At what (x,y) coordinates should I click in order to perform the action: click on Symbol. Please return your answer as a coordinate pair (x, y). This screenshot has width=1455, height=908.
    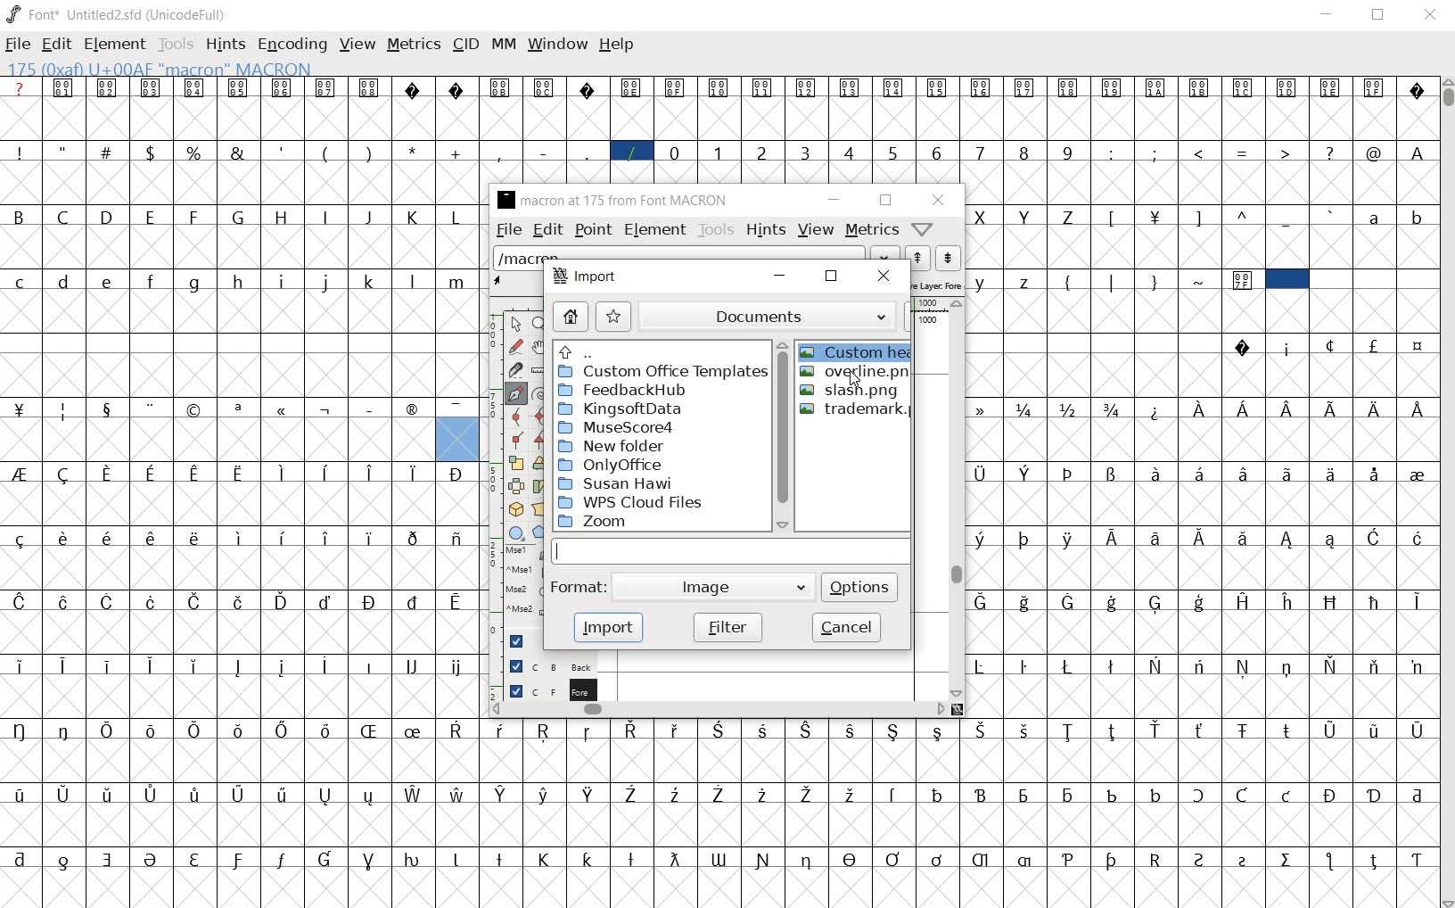
    Looking at the image, I should click on (983, 409).